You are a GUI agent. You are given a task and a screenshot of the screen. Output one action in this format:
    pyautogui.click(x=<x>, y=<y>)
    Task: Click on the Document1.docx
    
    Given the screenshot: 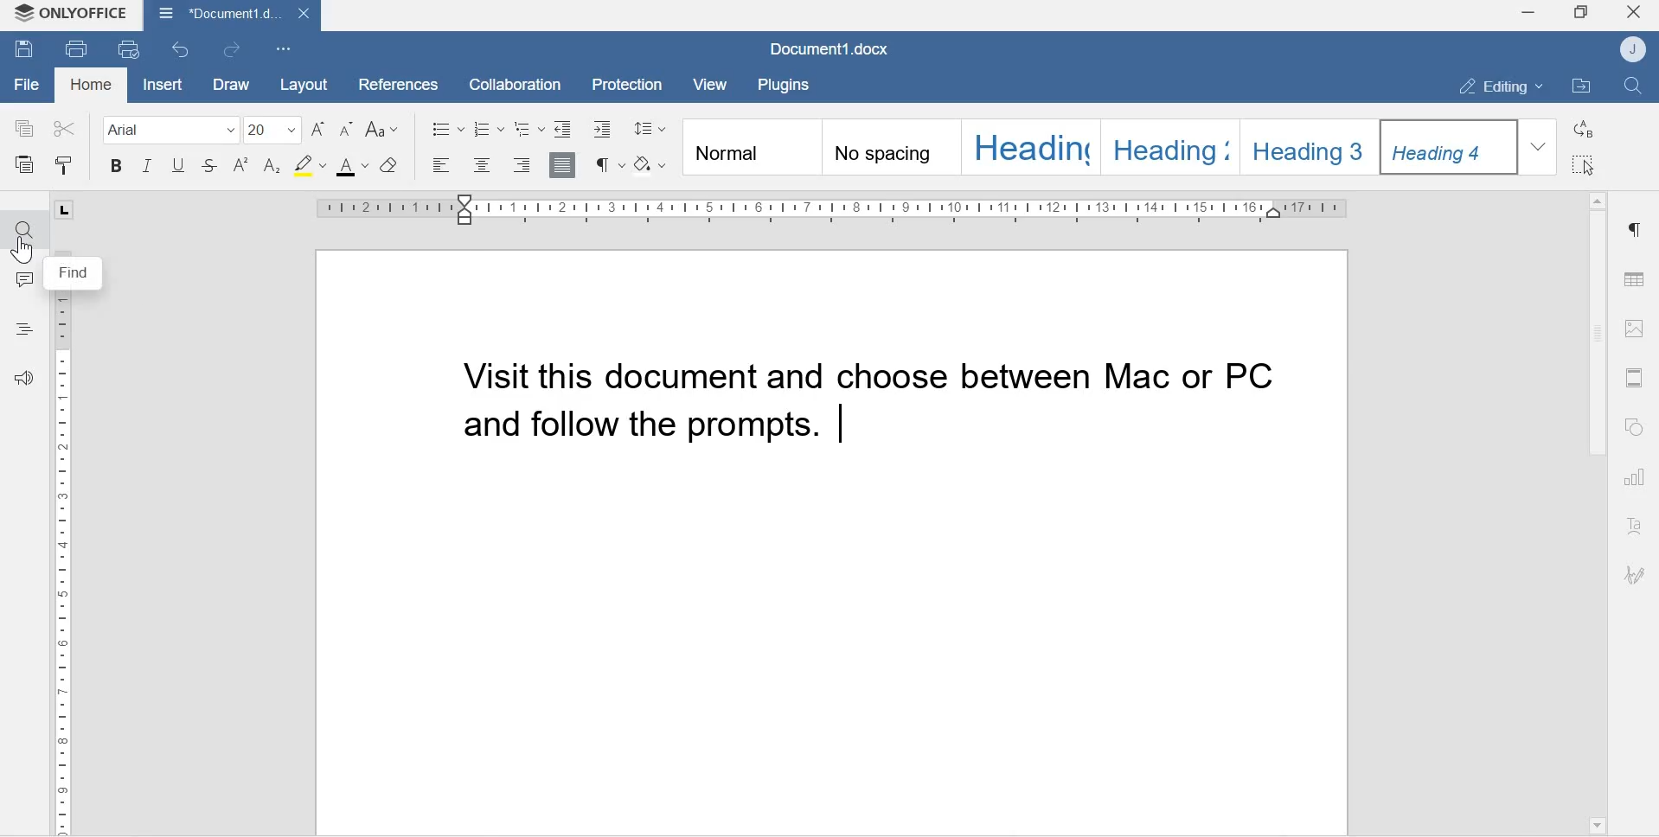 What is the action you would take?
    pyautogui.click(x=833, y=50)
    